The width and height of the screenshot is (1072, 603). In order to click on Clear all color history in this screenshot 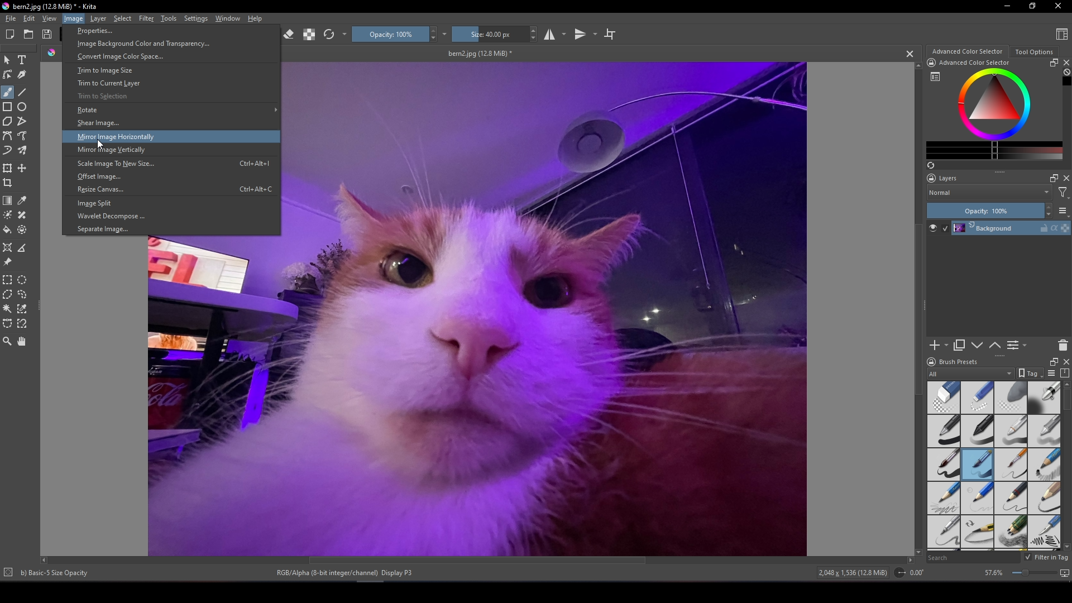, I will do `click(1066, 72)`.